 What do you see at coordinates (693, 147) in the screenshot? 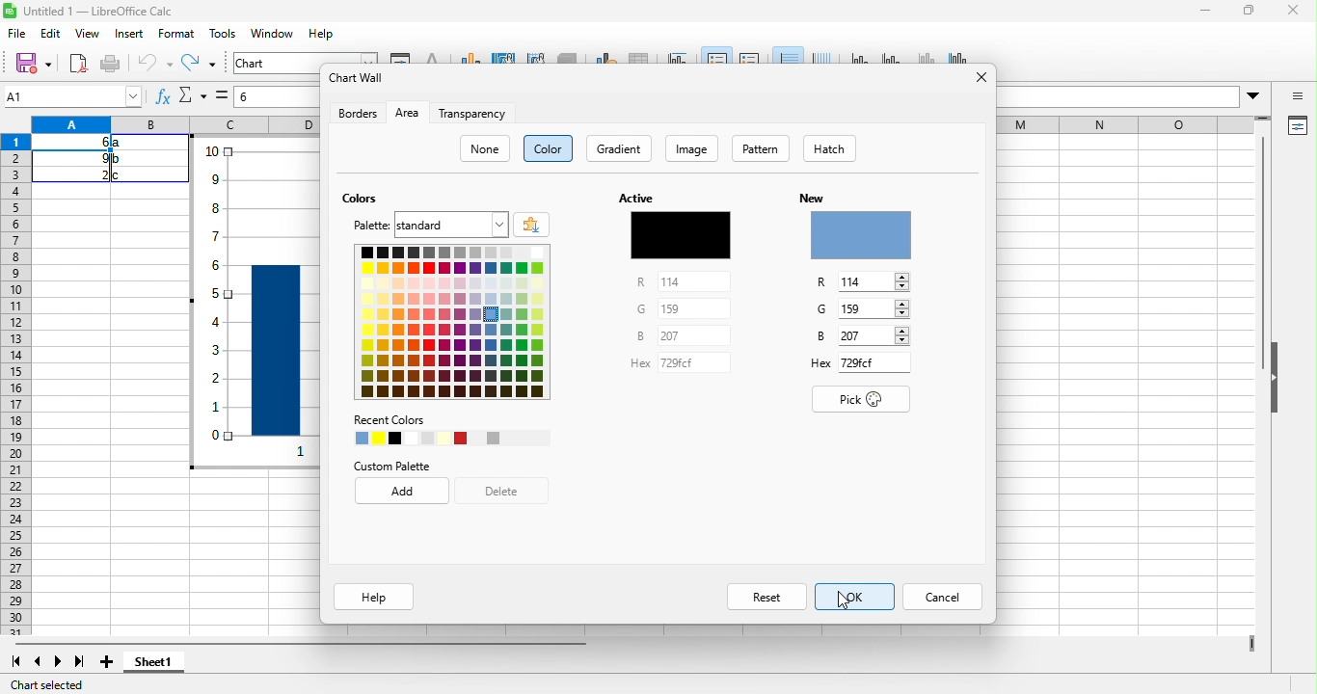
I see `image` at bounding box center [693, 147].